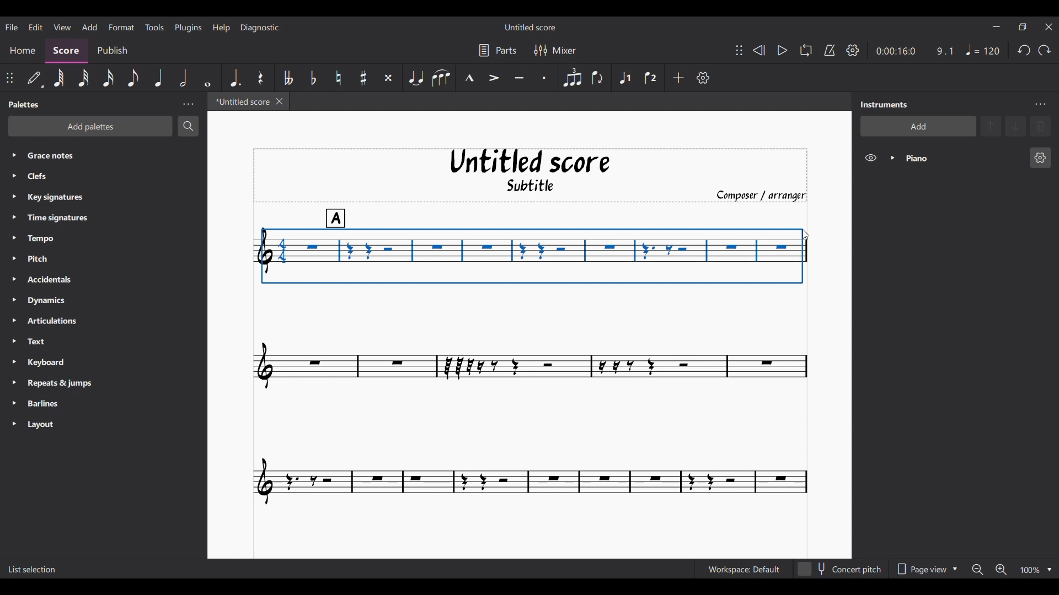  I want to click on Publish section, so click(114, 48).